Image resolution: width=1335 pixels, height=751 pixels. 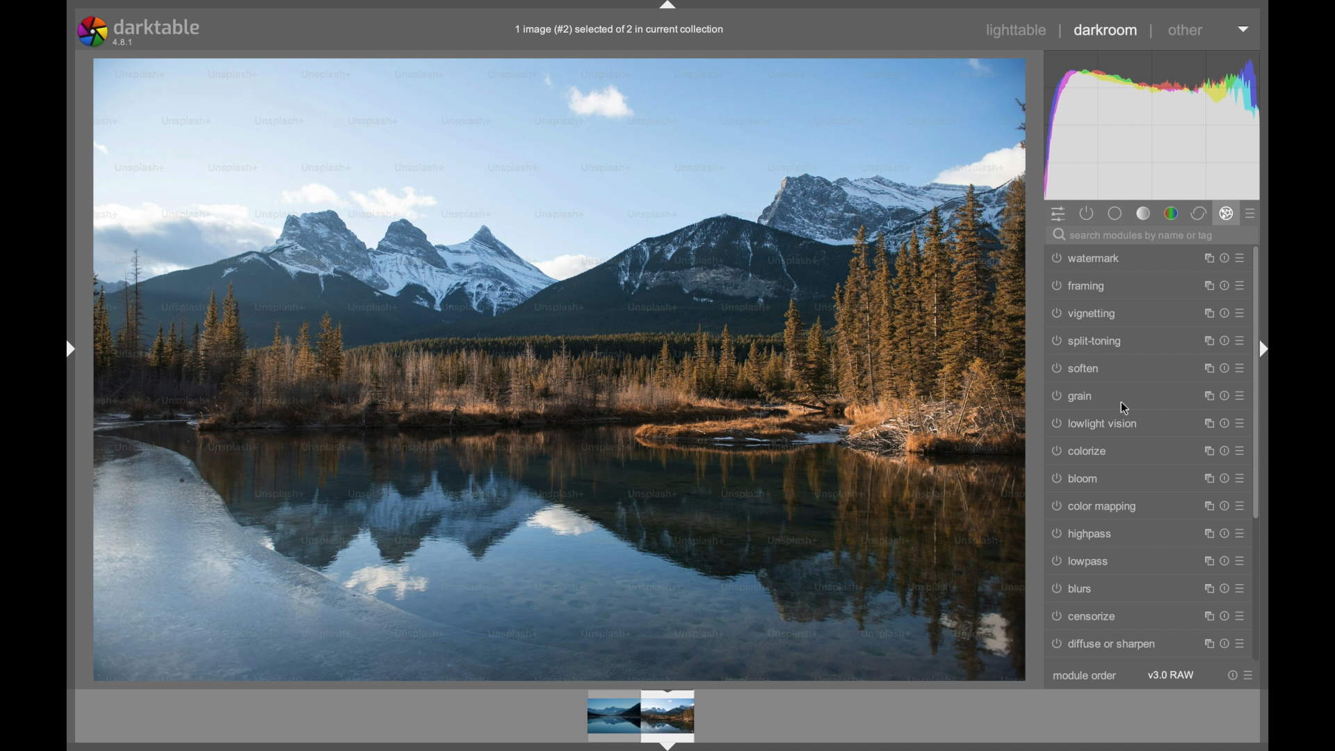 I want to click on blurs, so click(x=1074, y=589).